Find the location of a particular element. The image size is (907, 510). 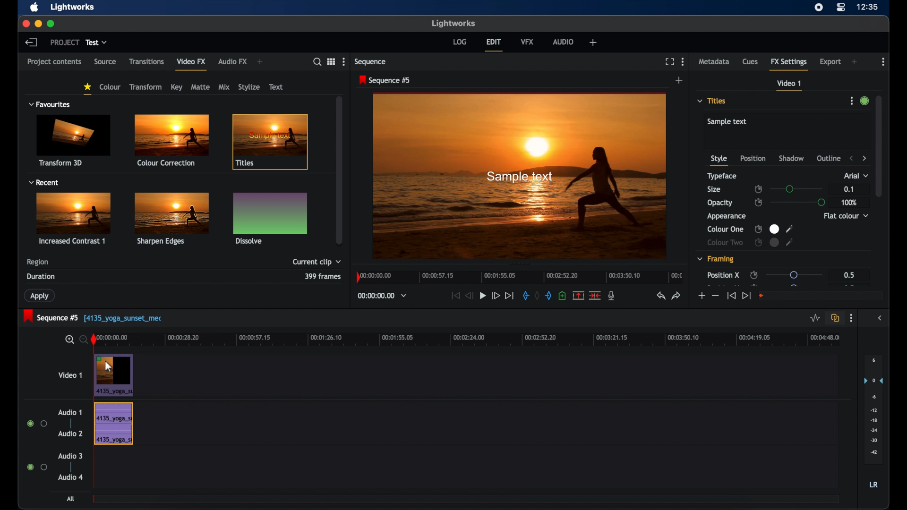

color two is located at coordinates (724, 242).